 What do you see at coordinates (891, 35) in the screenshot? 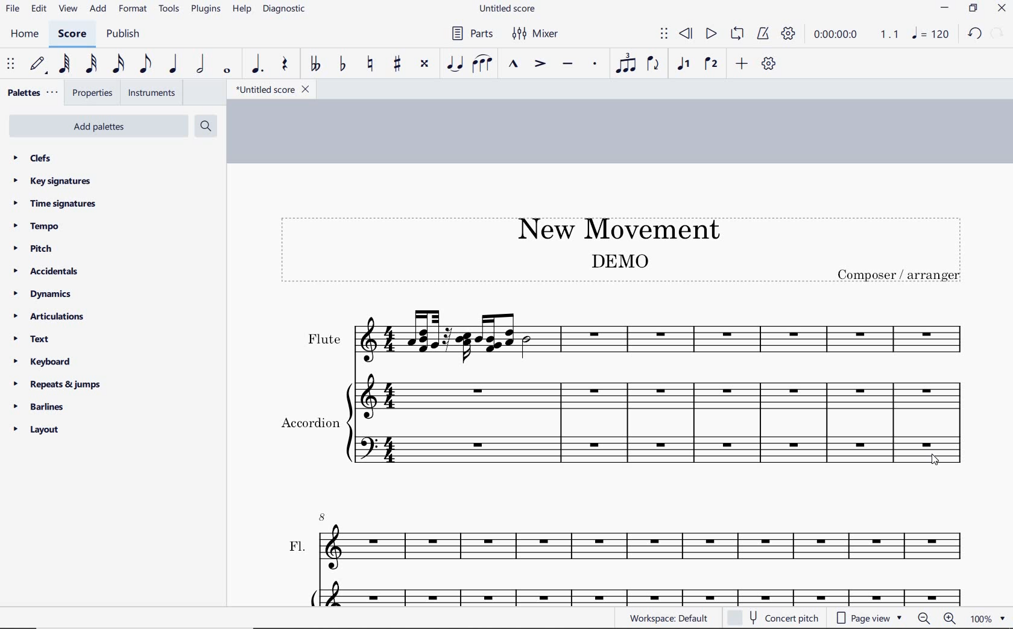
I see `Playback speed` at bounding box center [891, 35].